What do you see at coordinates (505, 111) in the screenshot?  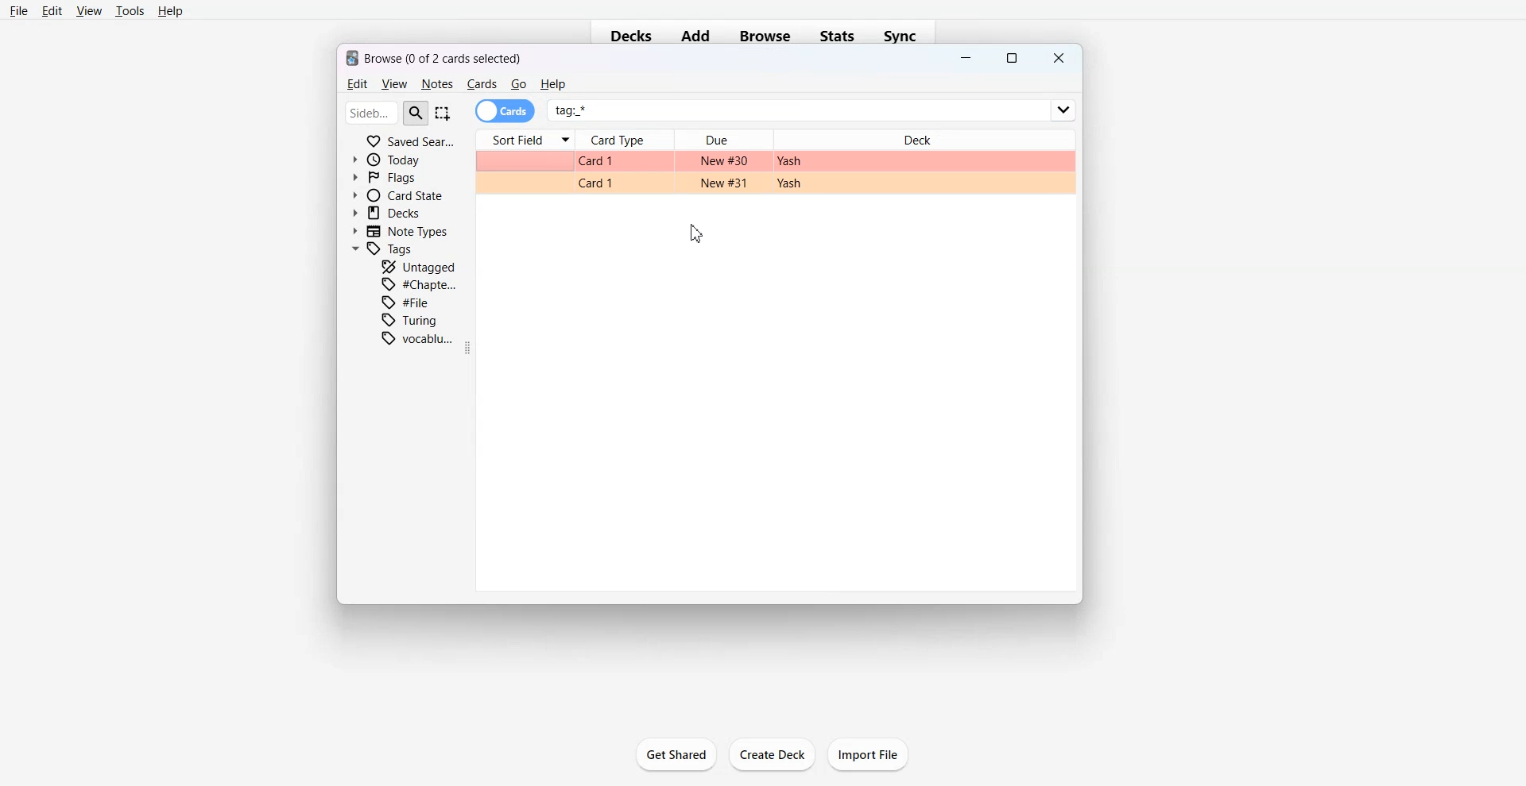 I see `Cards` at bounding box center [505, 111].